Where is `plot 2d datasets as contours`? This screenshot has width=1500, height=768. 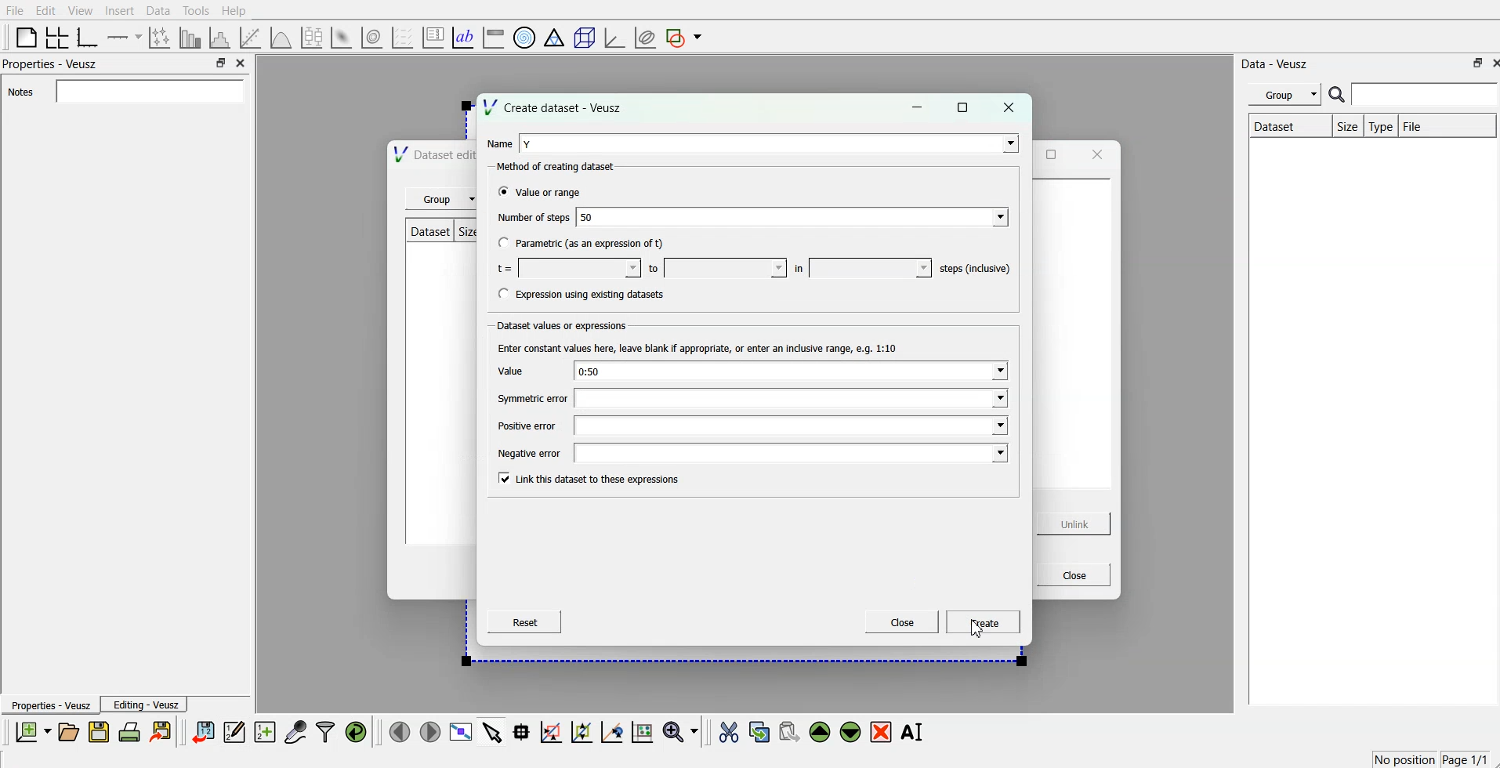 plot 2d datasets as contours is located at coordinates (372, 35).